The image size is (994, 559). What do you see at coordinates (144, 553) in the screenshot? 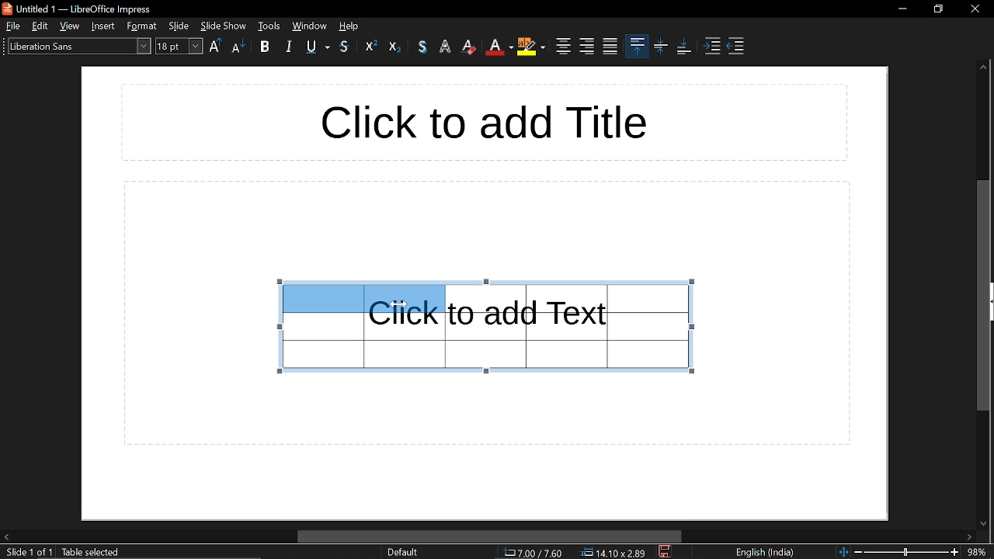
I see `text: edit paragraph 1, row 1, column 1` at bounding box center [144, 553].